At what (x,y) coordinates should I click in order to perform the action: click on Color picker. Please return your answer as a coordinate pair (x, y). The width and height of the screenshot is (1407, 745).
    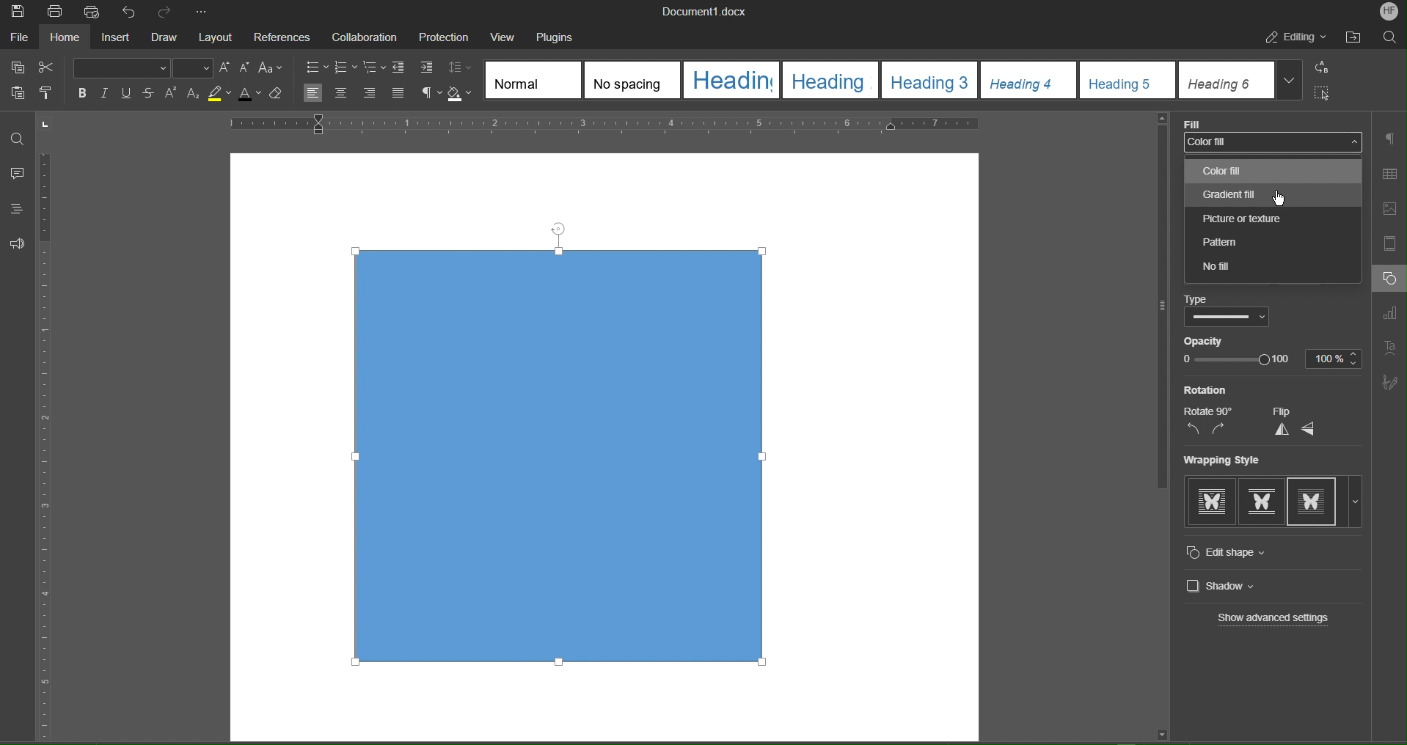
    Looking at the image, I should click on (1214, 298).